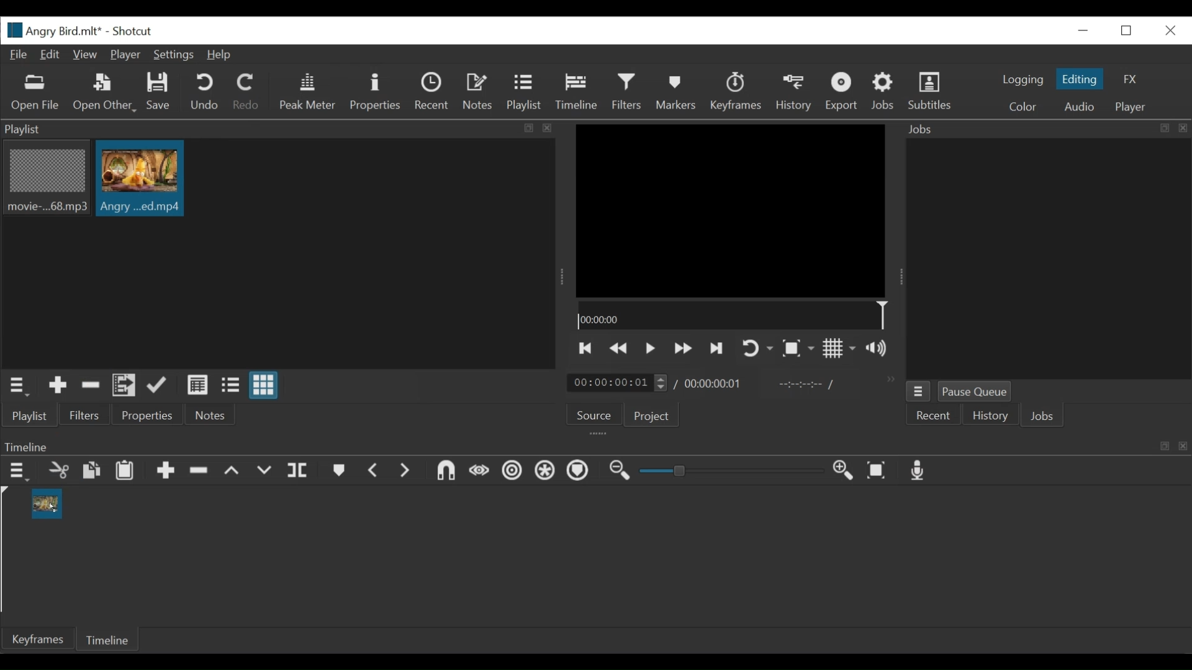 The height and width of the screenshot is (670, 1192). Describe the element at coordinates (104, 93) in the screenshot. I see `Open Other` at that location.